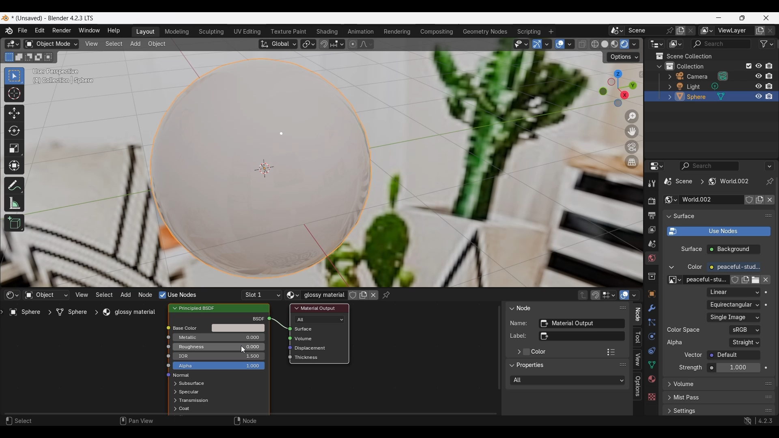  What do you see at coordinates (519, 336) in the screenshot?
I see `label:` at bounding box center [519, 336].